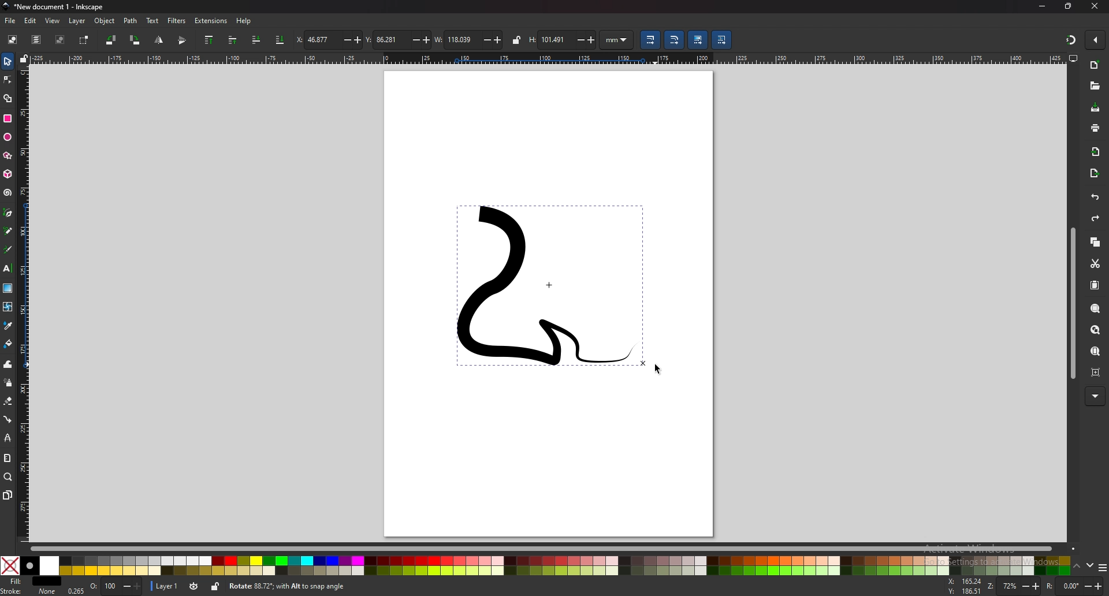  I want to click on lower selection one step, so click(256, 39).